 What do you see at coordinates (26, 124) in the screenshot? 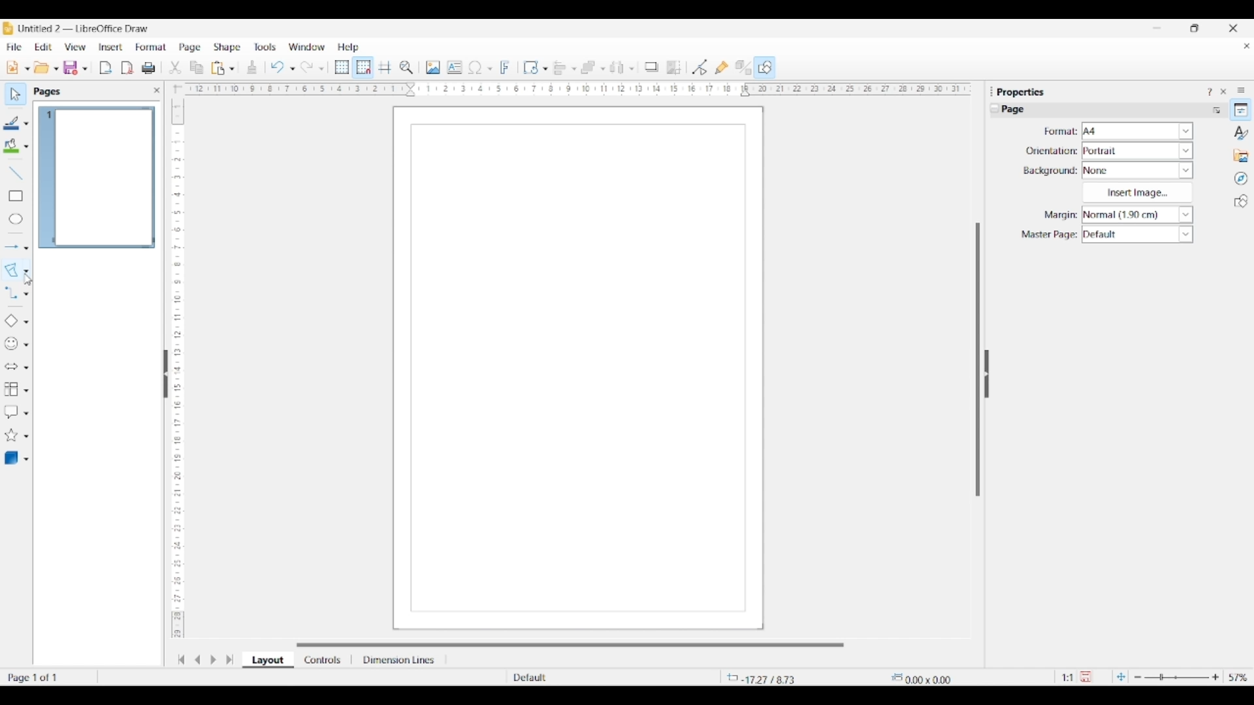
I see `Line color options` at bounding box center [26, 124].